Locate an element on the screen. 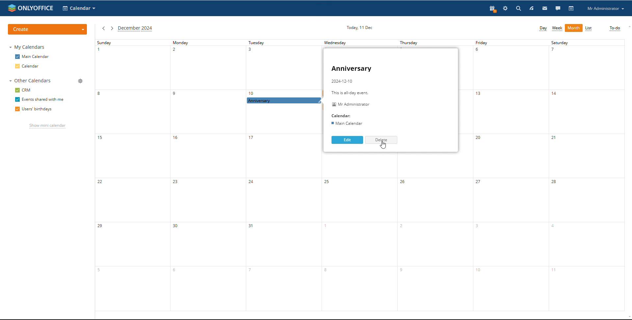 This screenshot has height=320, width=632. current date is located at coordinates (359, 28).